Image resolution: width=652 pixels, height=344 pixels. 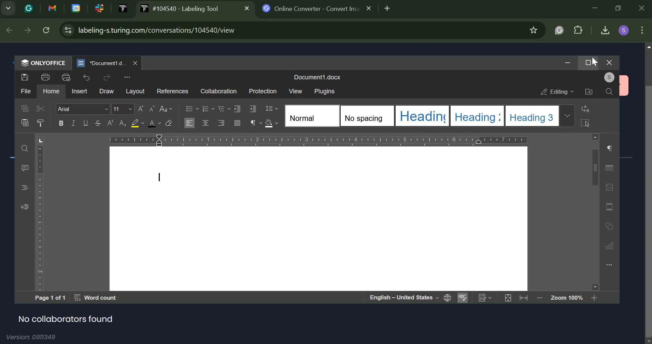 I want to click on print, so click(x=45, y=76).